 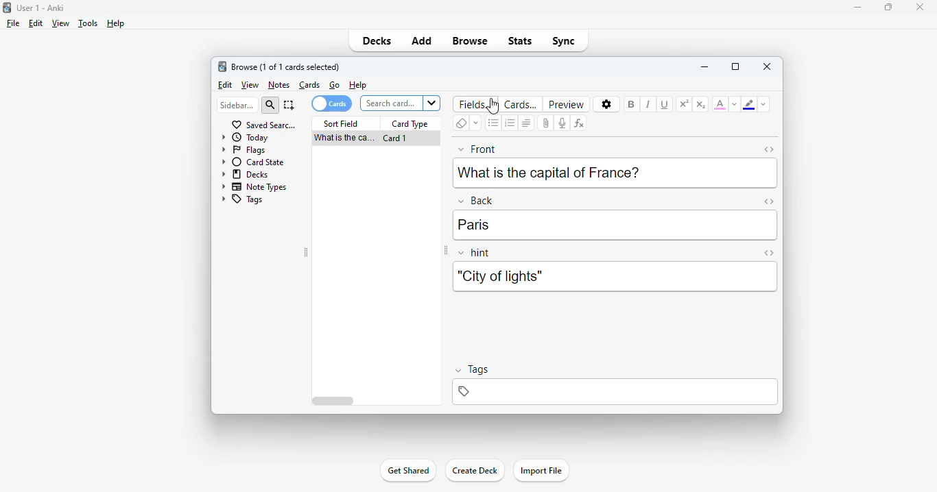 I want to click on select, so click(x=289, y=105).